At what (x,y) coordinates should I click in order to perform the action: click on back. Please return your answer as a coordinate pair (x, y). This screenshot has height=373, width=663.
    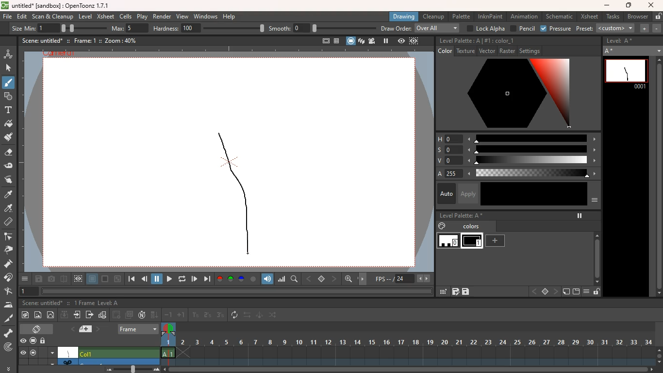
    Looking at the image, I should click on (310, 278).